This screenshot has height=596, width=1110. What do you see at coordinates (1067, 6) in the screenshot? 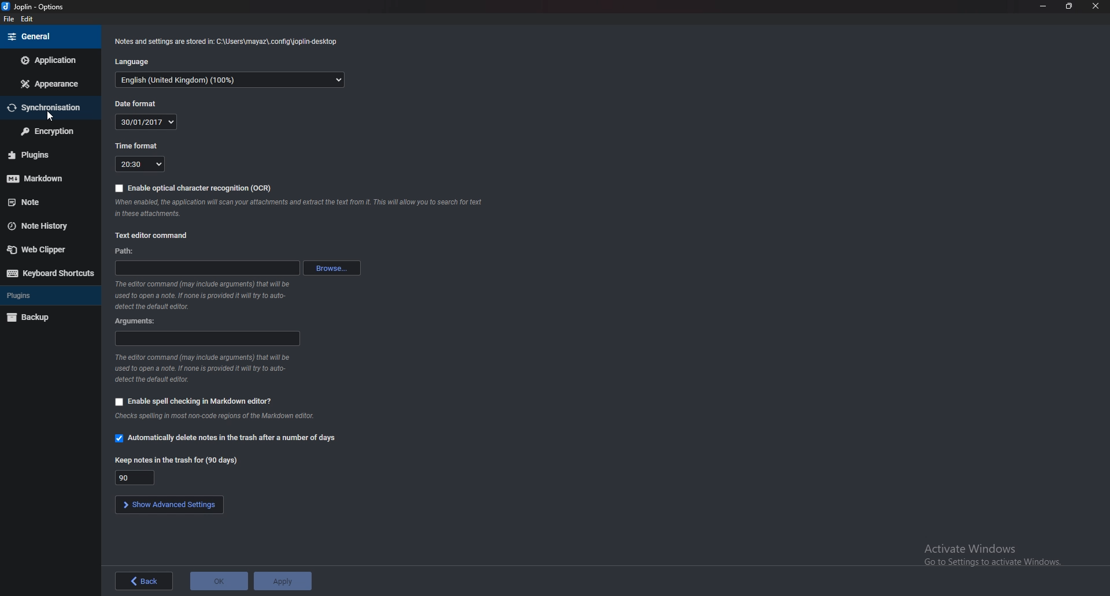
I see `resize` at bounding box center [1067, 6].